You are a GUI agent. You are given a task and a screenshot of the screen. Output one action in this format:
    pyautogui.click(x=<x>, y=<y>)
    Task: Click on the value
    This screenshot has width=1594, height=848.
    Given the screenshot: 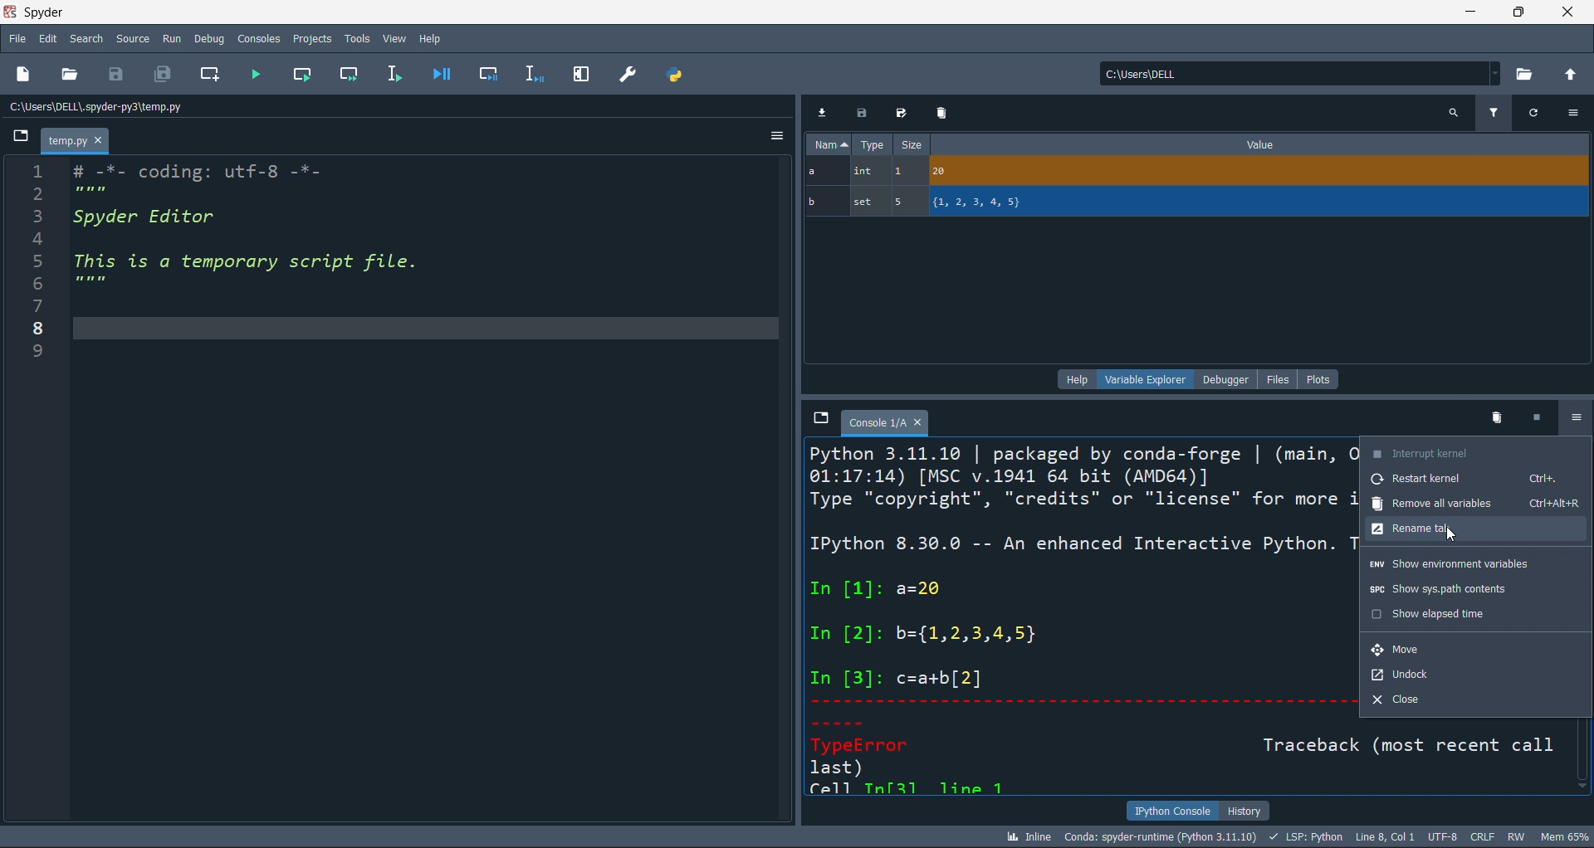 What is the action you would take?
    pyautogui.click(x=1260, y=144)
    